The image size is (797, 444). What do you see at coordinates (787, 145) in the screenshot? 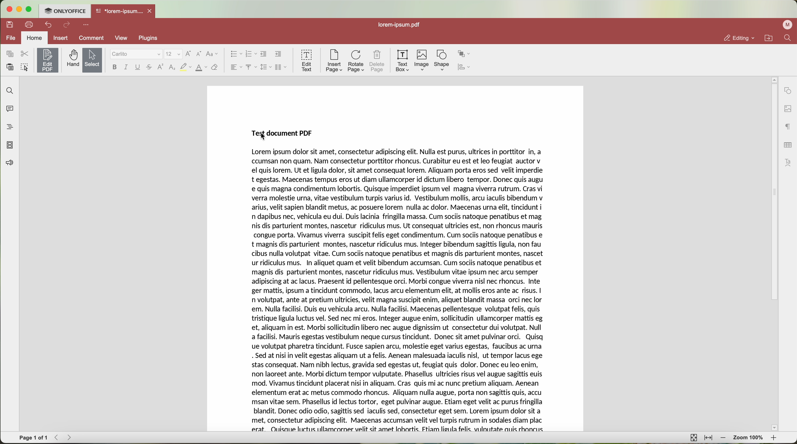
I see `table settings` at bounding box center [787, 145].